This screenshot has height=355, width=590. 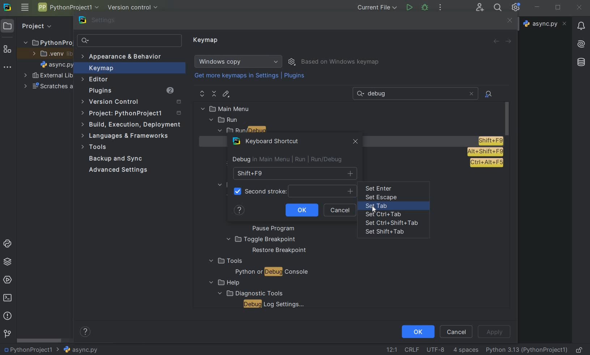 What do you see at coordinates (223, 283) in the screenshot?
I see `help` at bounding box center [223, 283].